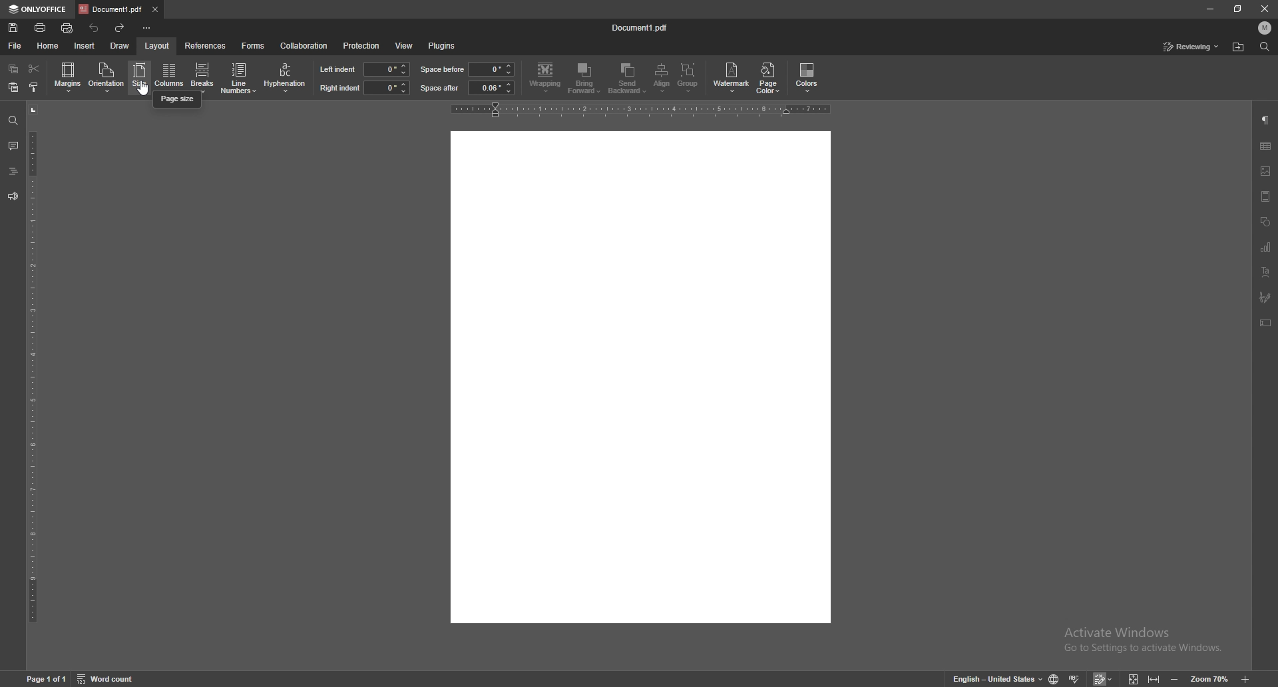 The width and height of the screenshot is (1278, 687). I want to click on zoom in, so click(1247, 678).